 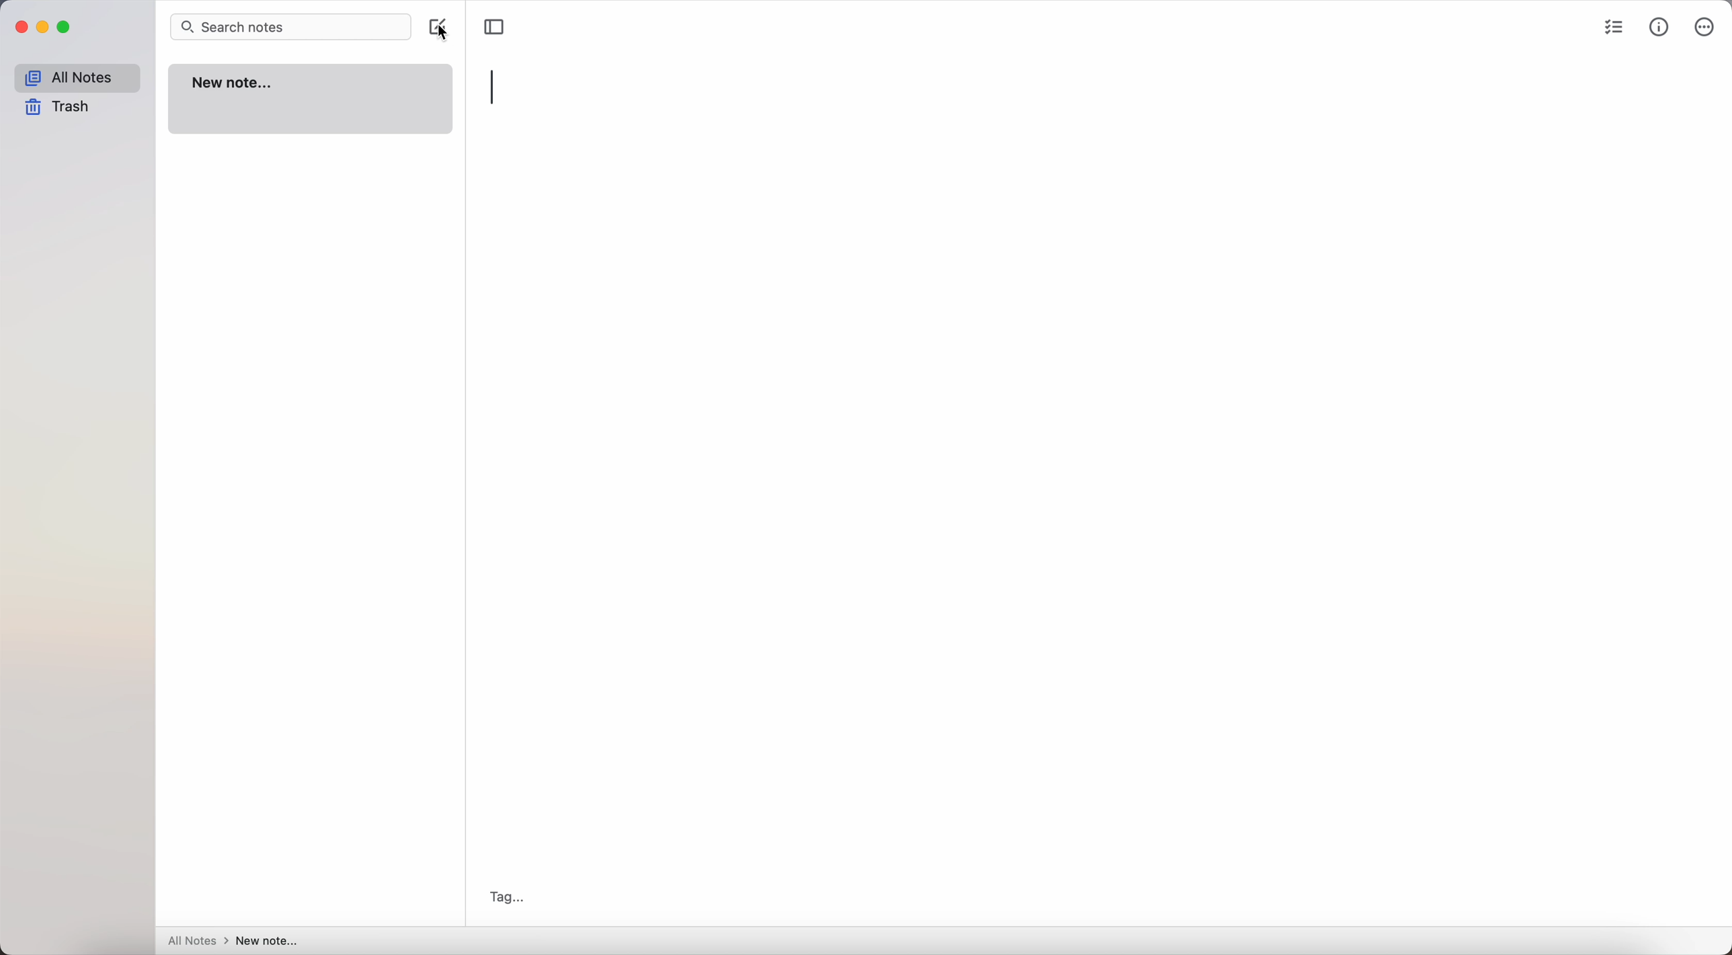 I want to click on new note..., so click(x=311, y=99).